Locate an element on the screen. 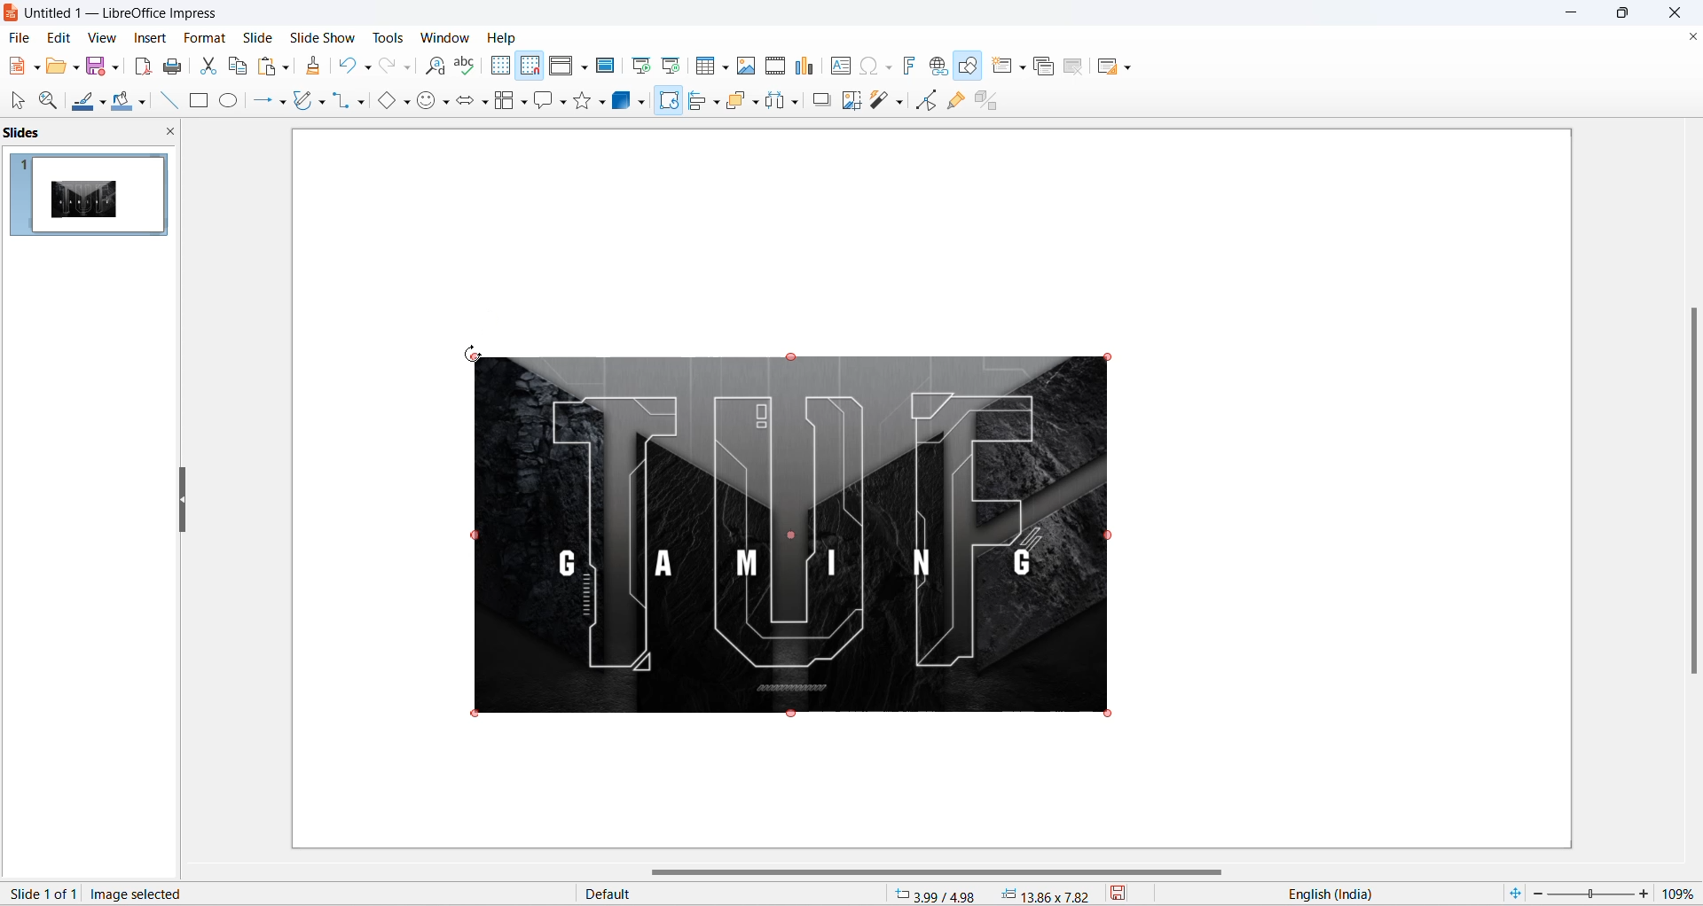 The height and width of the screenshot is (906, 1703). minimize is located at coordinates (1574, 13).